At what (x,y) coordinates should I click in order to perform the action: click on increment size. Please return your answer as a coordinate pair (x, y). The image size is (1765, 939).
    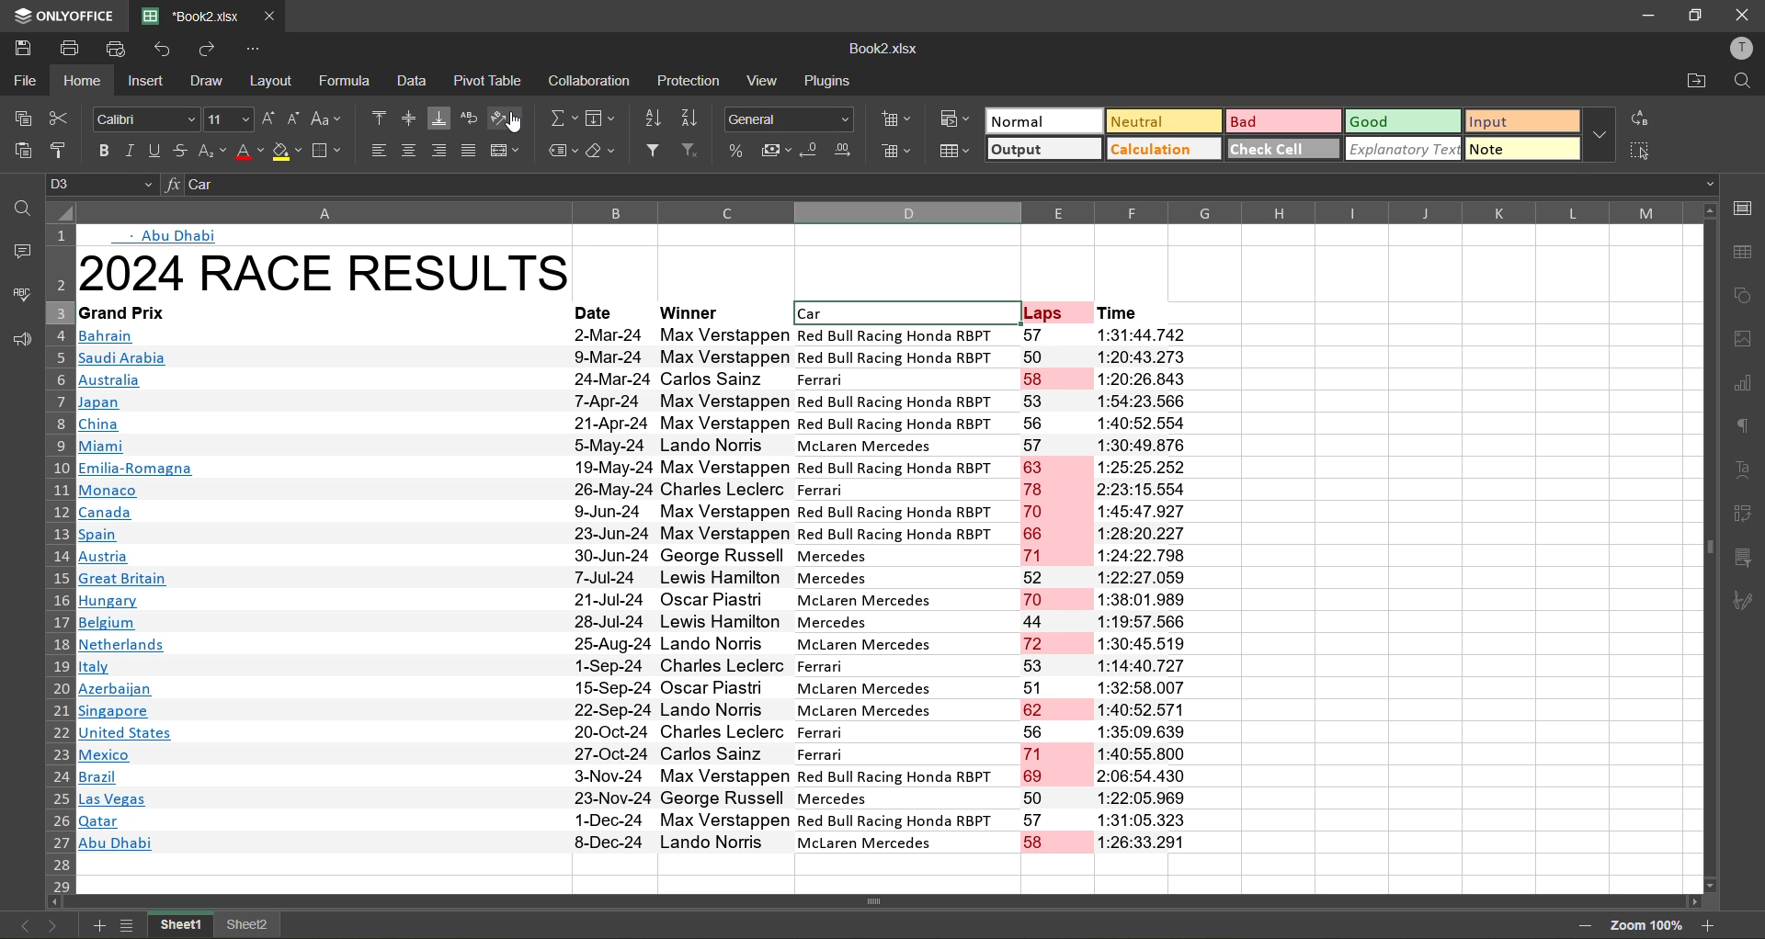
    Looking at the image, I should click on (269, 119).